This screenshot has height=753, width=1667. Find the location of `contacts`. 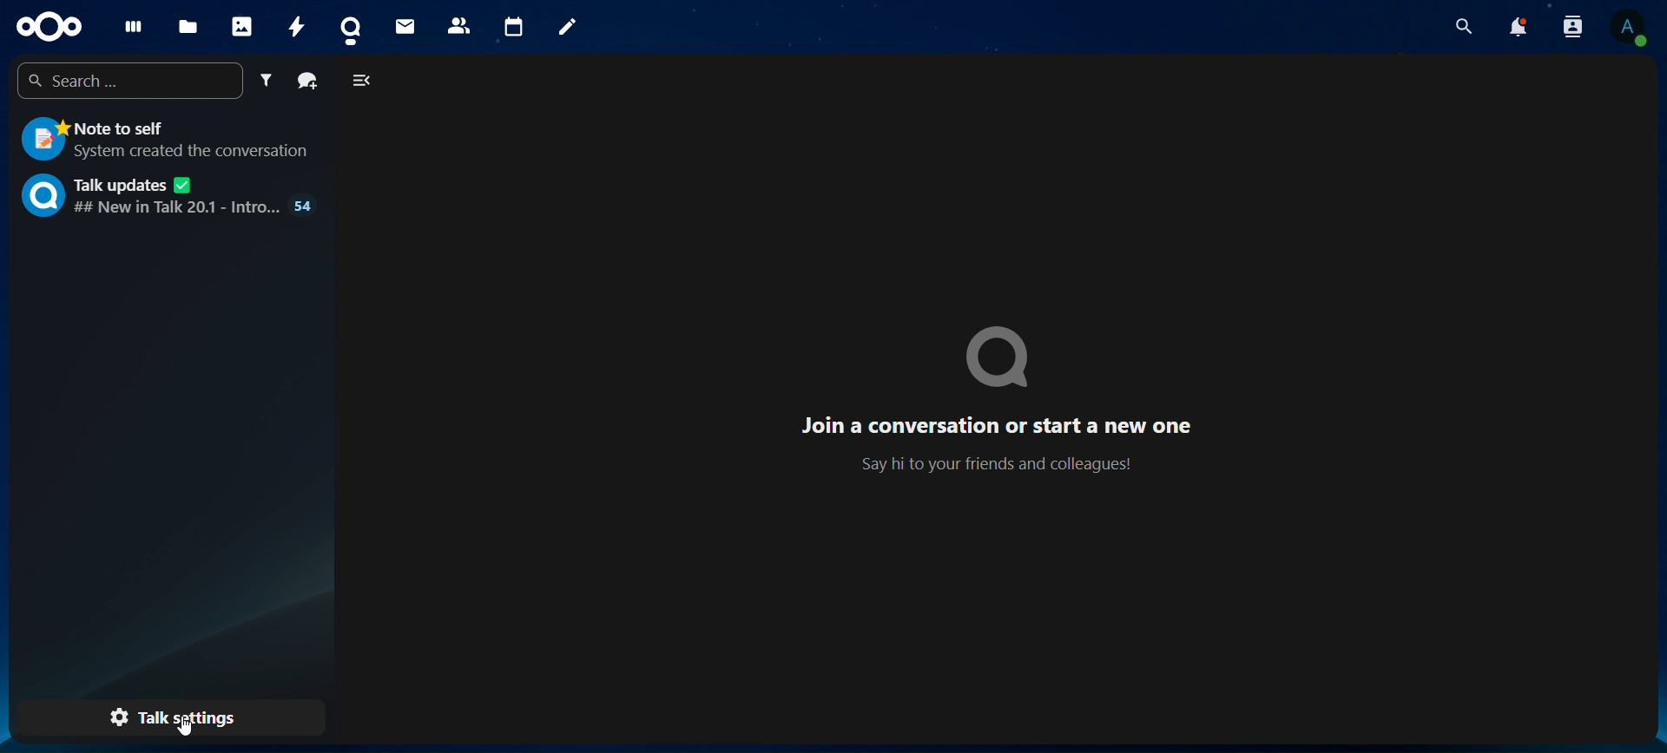

contacts is located at coordinates (457, 25).